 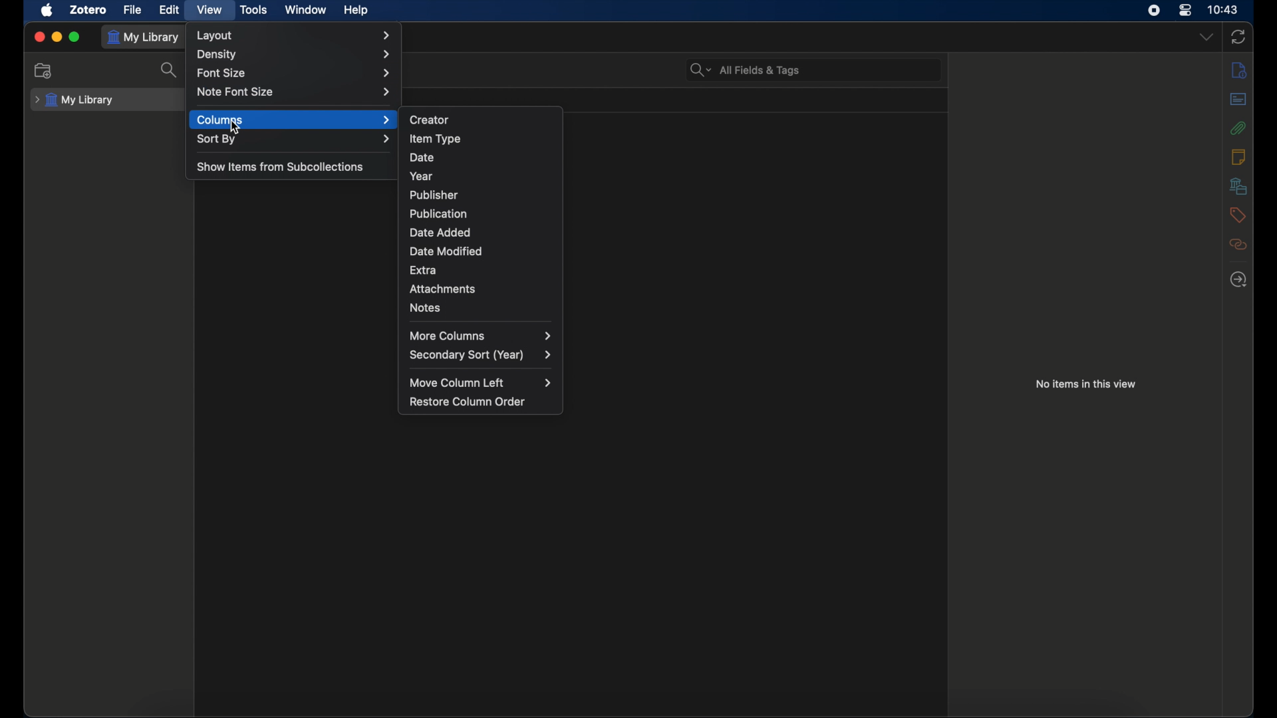 I want to click on date added, so click(x=440, y=232).